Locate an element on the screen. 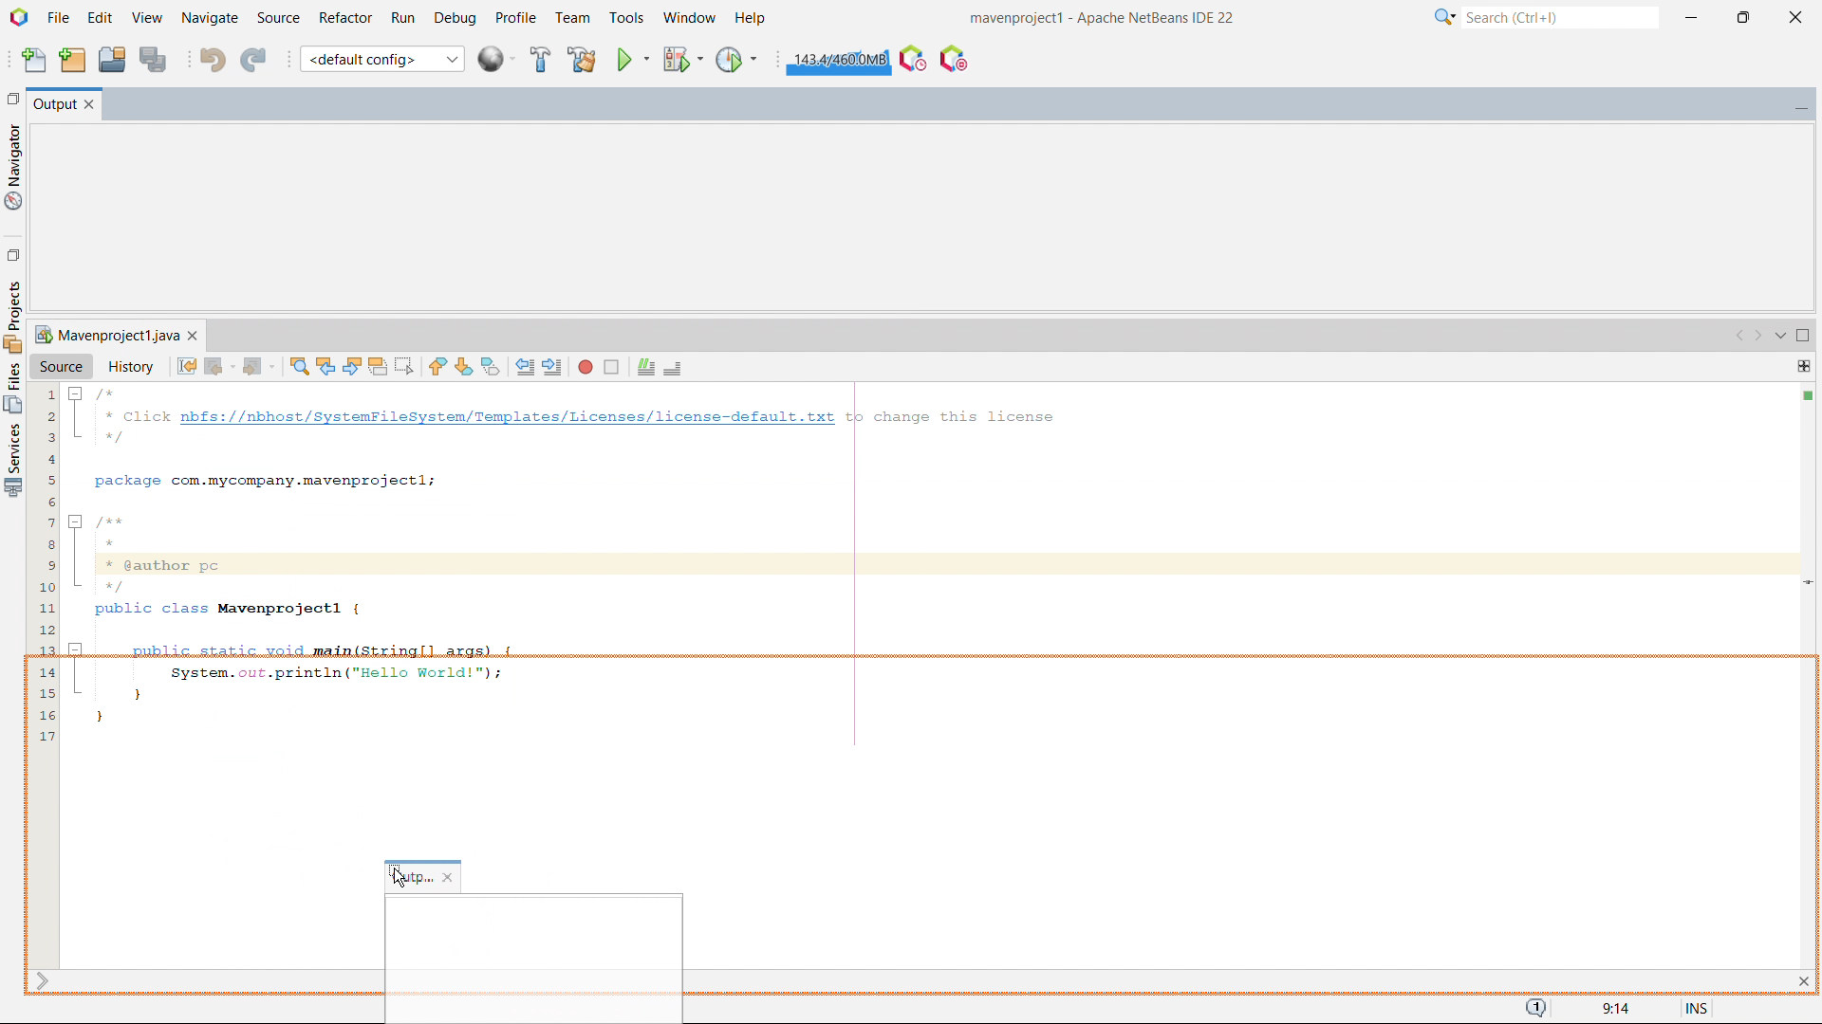 The image size is (1822, 1024). maximize is located at coordinates (1803, 337).